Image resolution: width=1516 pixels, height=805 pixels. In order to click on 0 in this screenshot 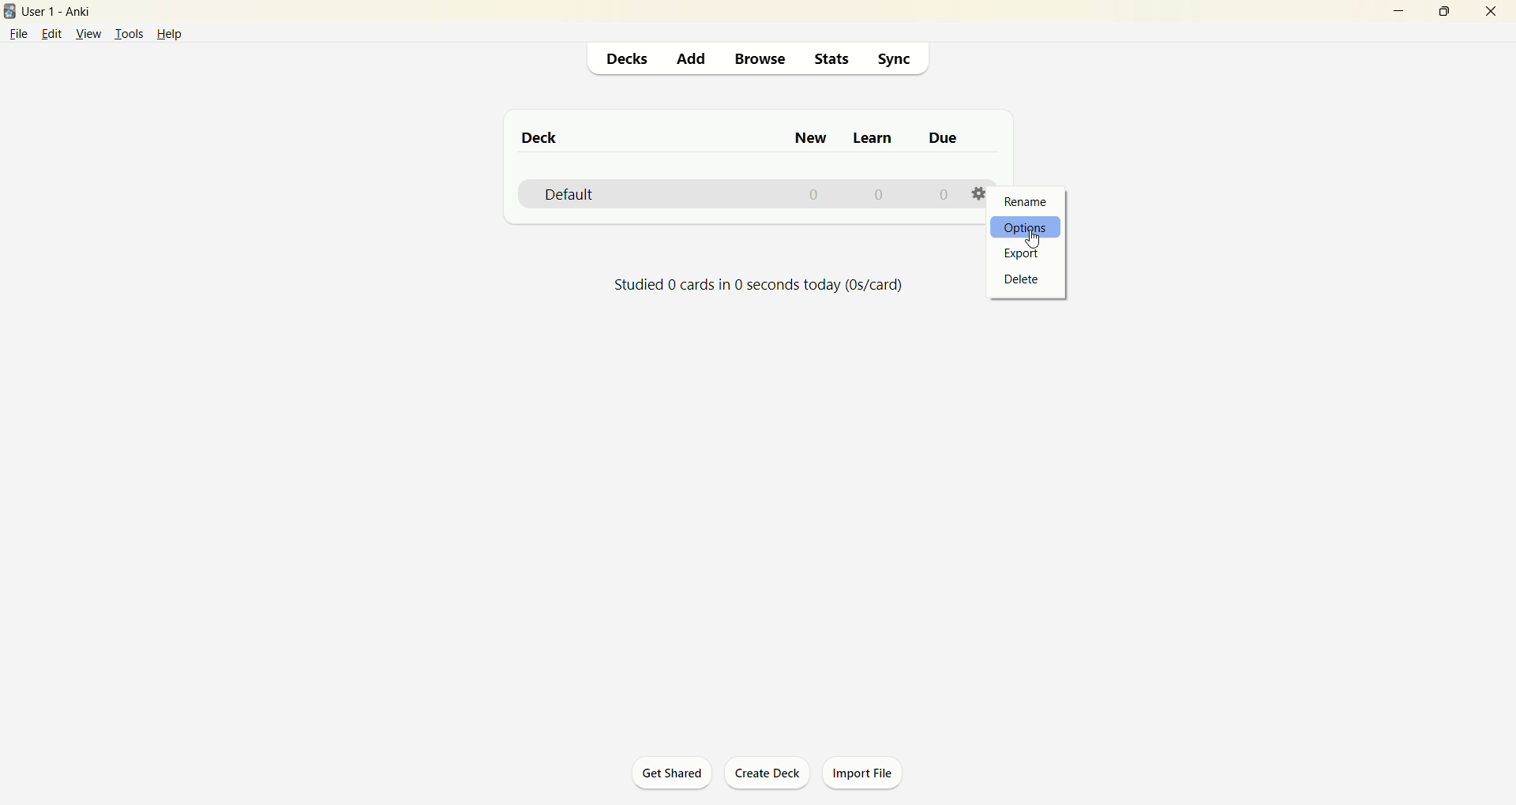, I will do `click(879, 194)`.